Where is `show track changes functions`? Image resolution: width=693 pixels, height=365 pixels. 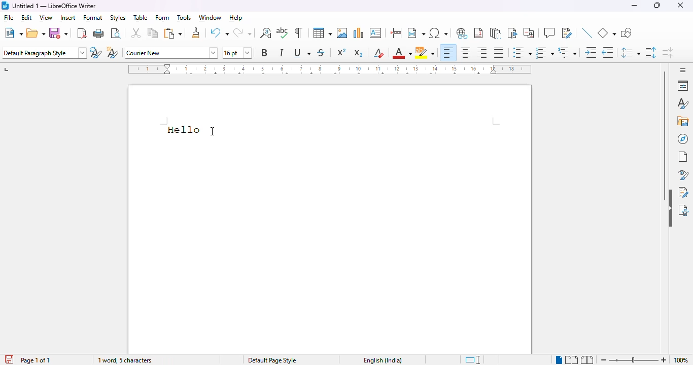 show track changes functions is located at coordinates (567, 33).